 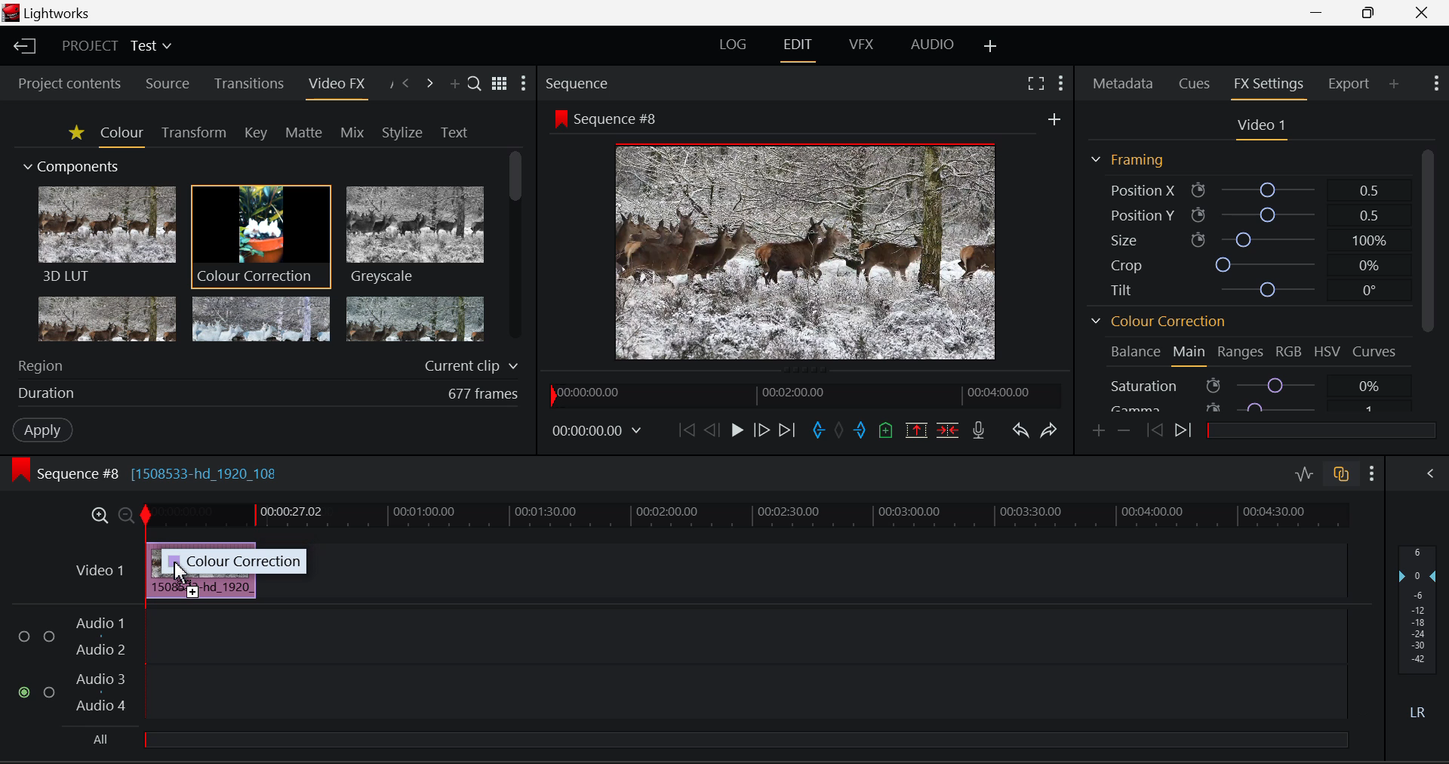 I want to click on HSV, so click(x=1330, y=351).